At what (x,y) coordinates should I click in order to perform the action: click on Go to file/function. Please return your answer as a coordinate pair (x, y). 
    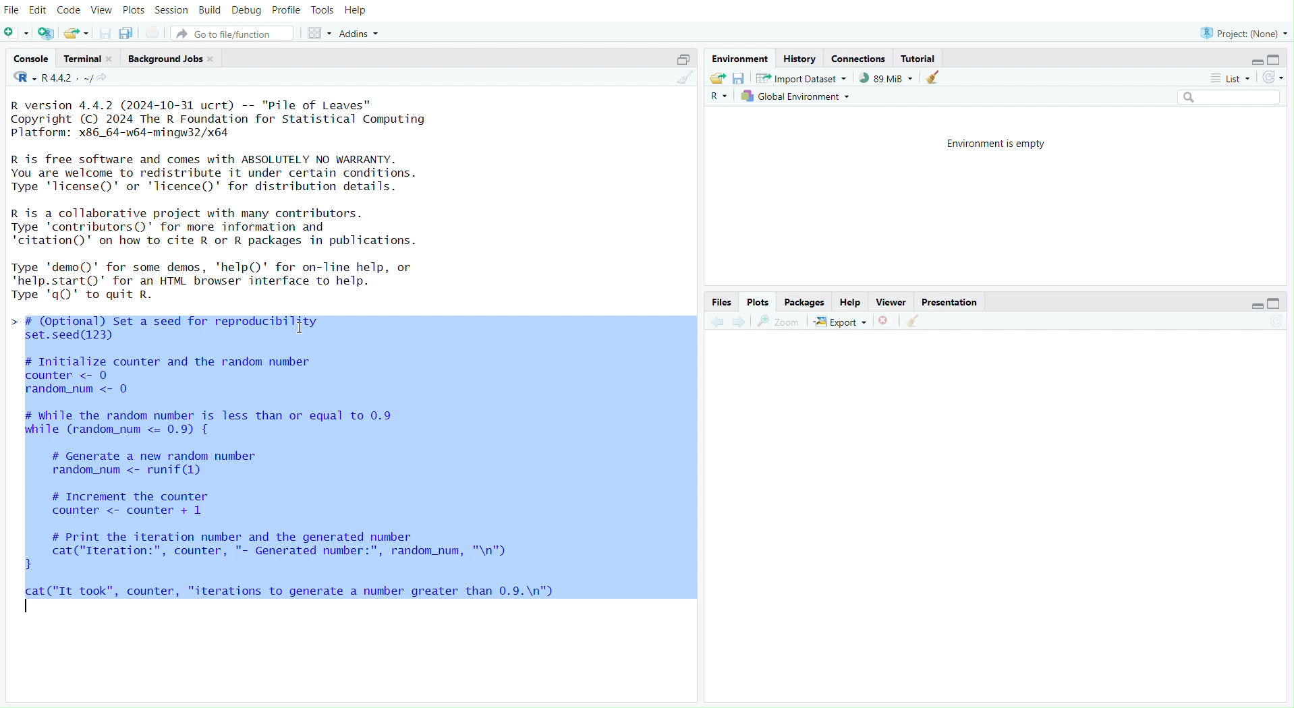
    Looking at the image, I should click on (237, 32).